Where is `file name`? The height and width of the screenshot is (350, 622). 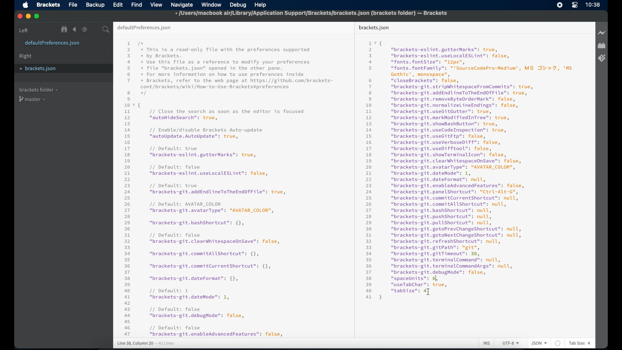 file name is located at coordinates (312, 14).